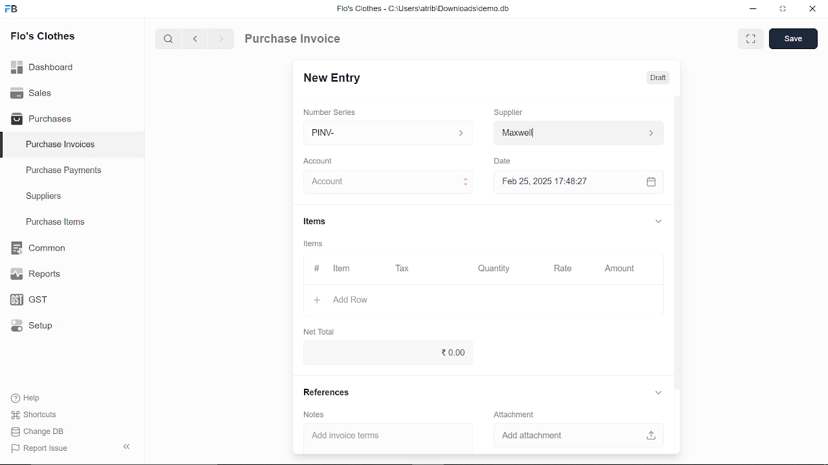 The image size is (828, 465). What do you see at coordinates (332, 269) in the screenshot?
I see `Item` at bounding box center [332, 269].